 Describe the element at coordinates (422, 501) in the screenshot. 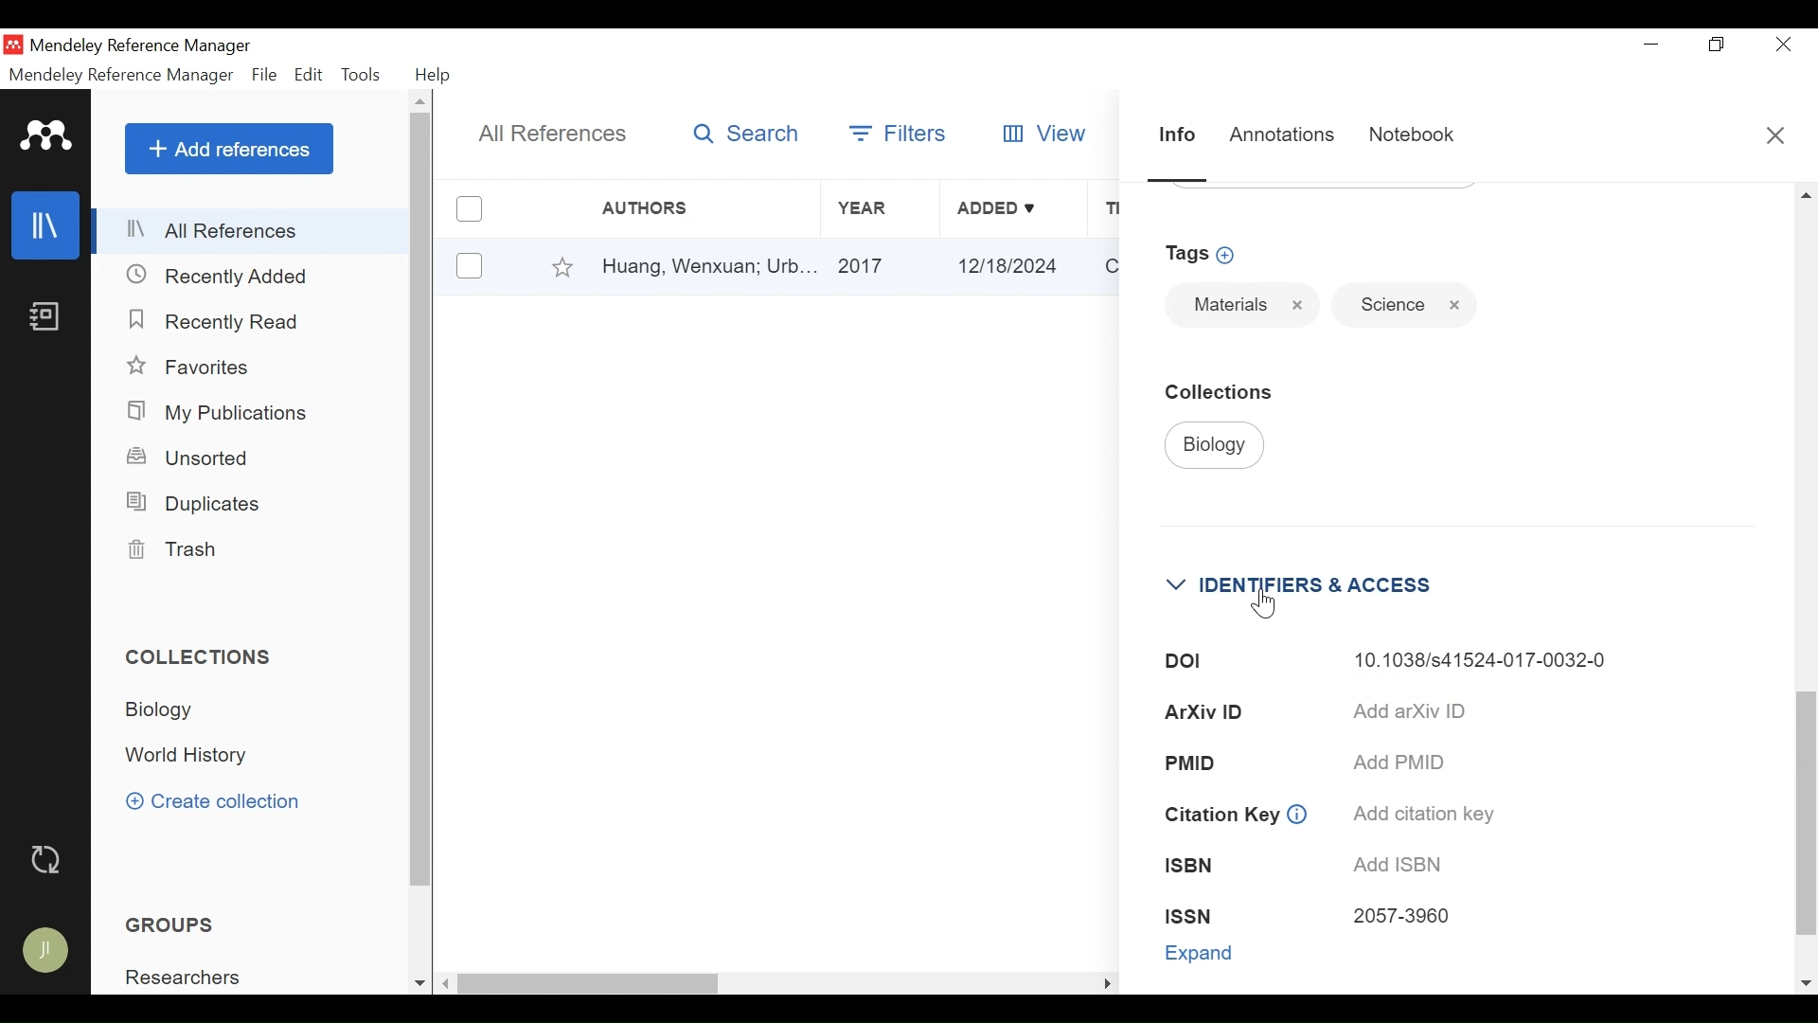

I see `Vertical Scroll bar` at that location.